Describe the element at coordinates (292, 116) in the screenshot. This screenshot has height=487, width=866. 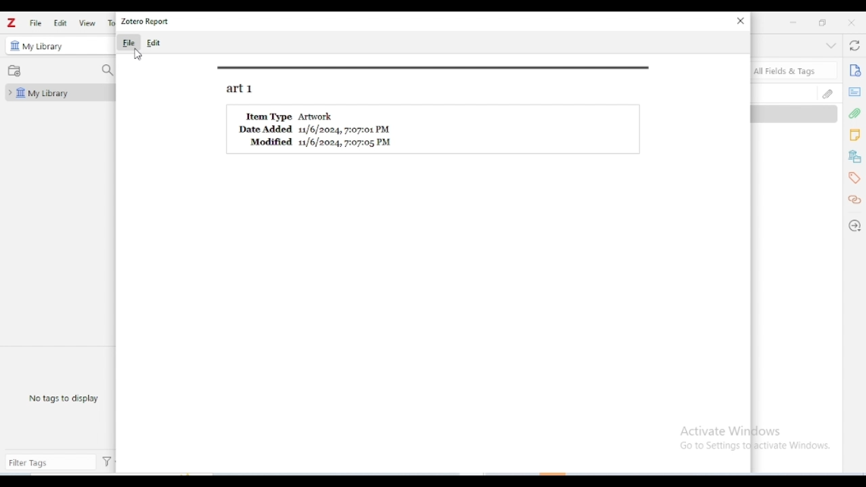
I see `Item Type Artwork` at that location.